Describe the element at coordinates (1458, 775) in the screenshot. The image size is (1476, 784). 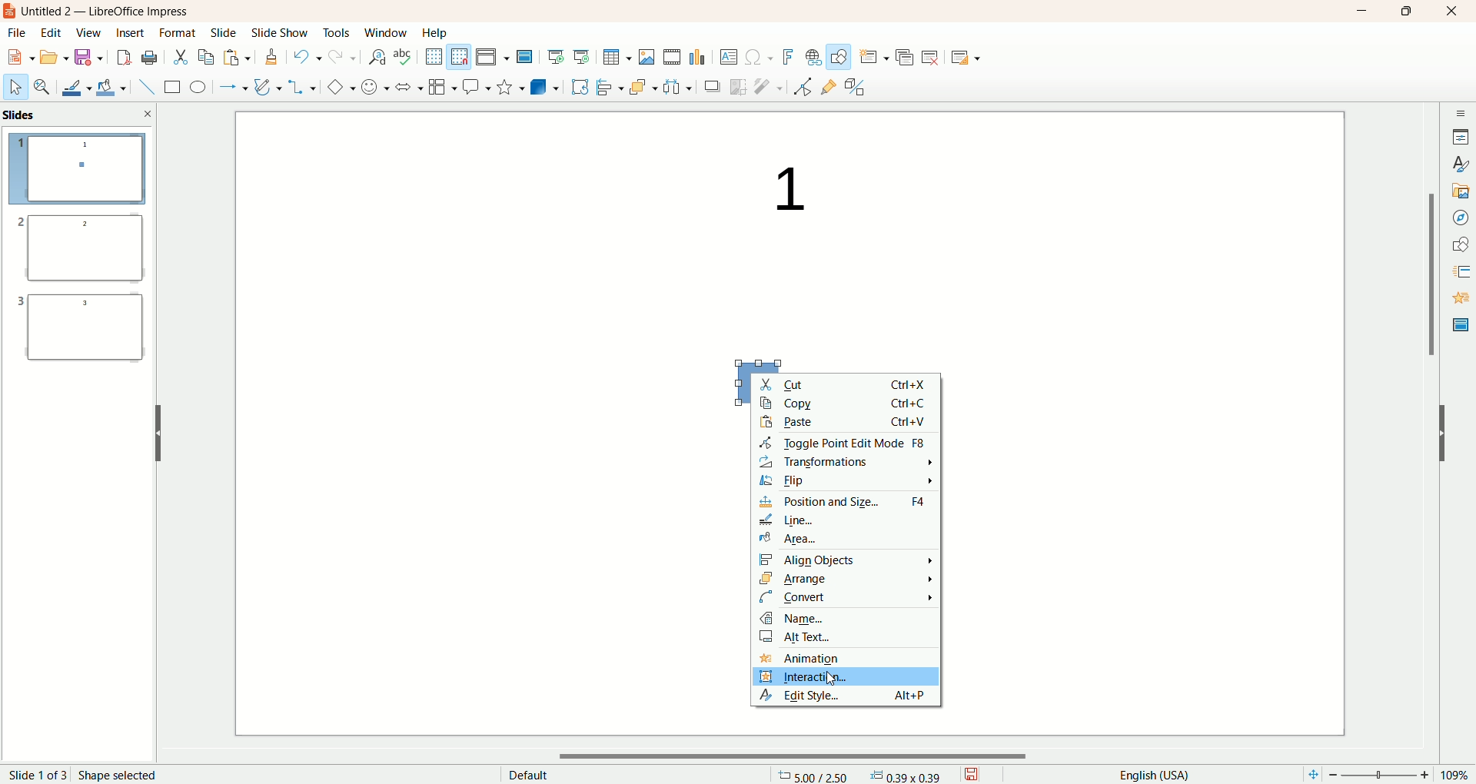
I see `zoom percentage` at that location.